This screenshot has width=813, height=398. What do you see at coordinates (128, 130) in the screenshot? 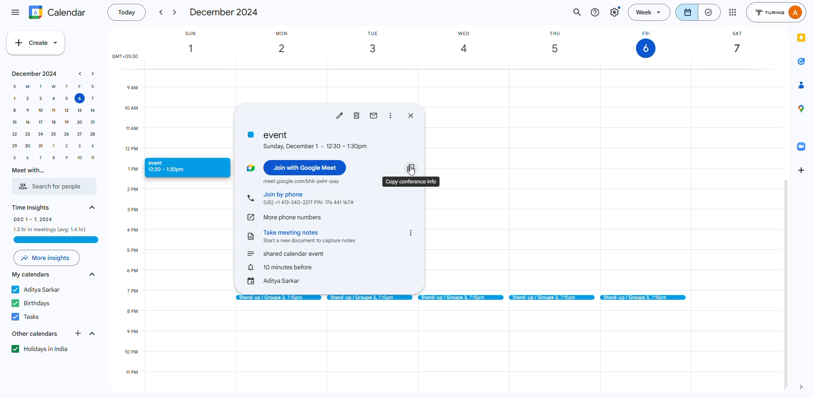
I see `time` at bounding box center [128, 130].